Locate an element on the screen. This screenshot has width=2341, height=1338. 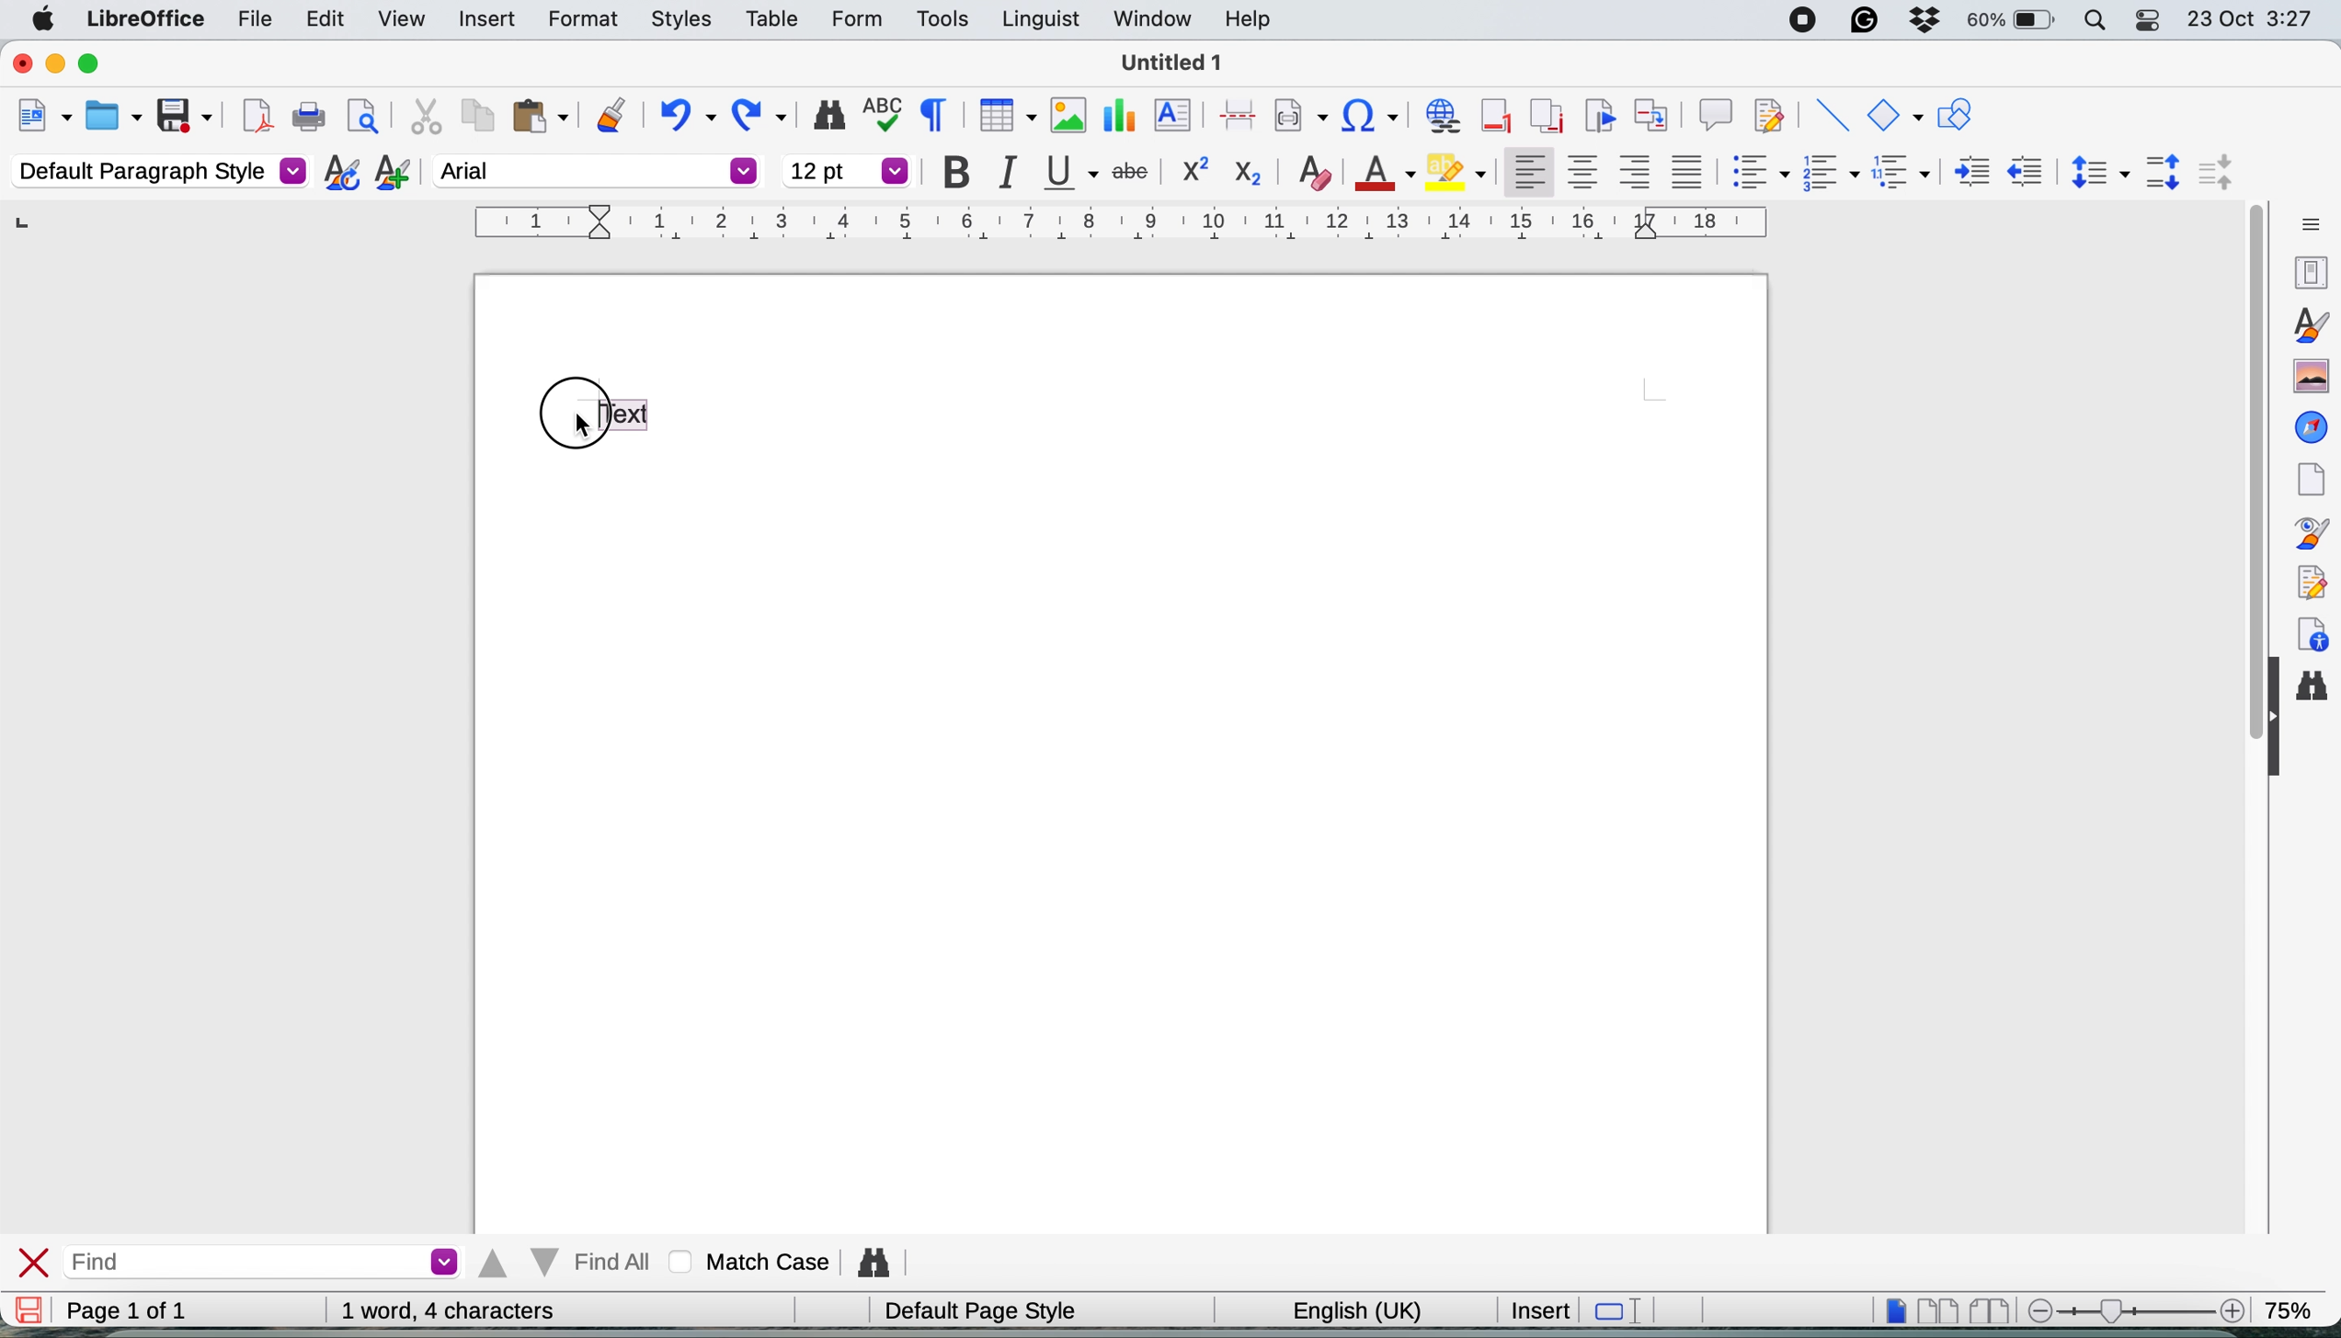
default paragraph style is located at coordinates (156, 173).